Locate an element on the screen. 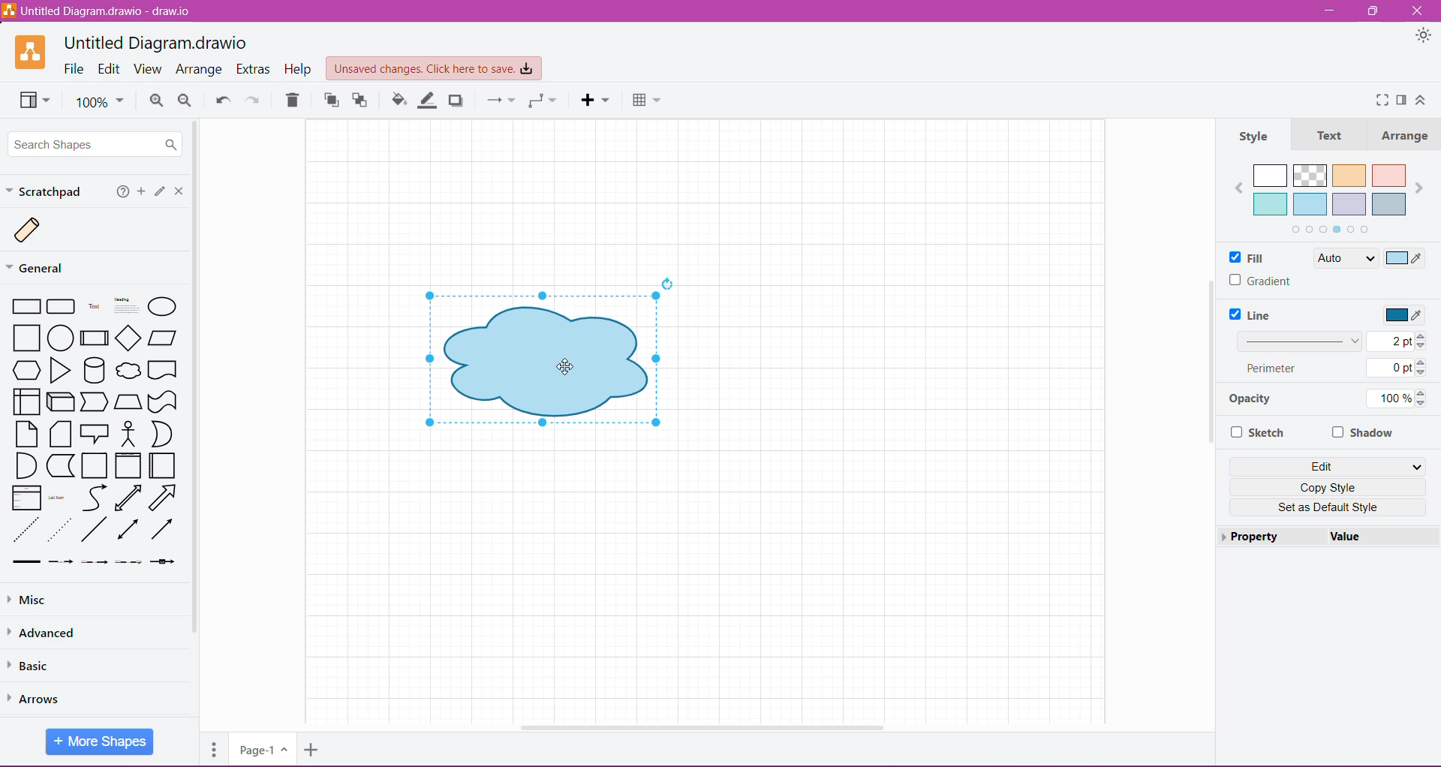  More Shapes is located at coordinates (99, 743).